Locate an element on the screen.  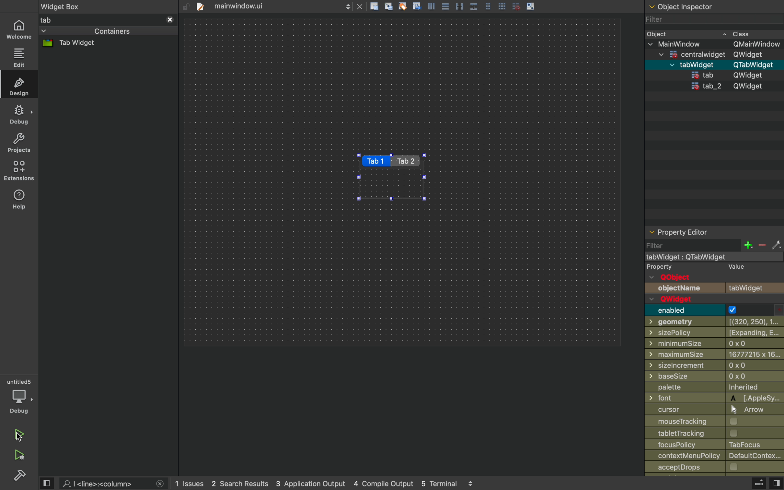
close is located at coordinates (360, 6).